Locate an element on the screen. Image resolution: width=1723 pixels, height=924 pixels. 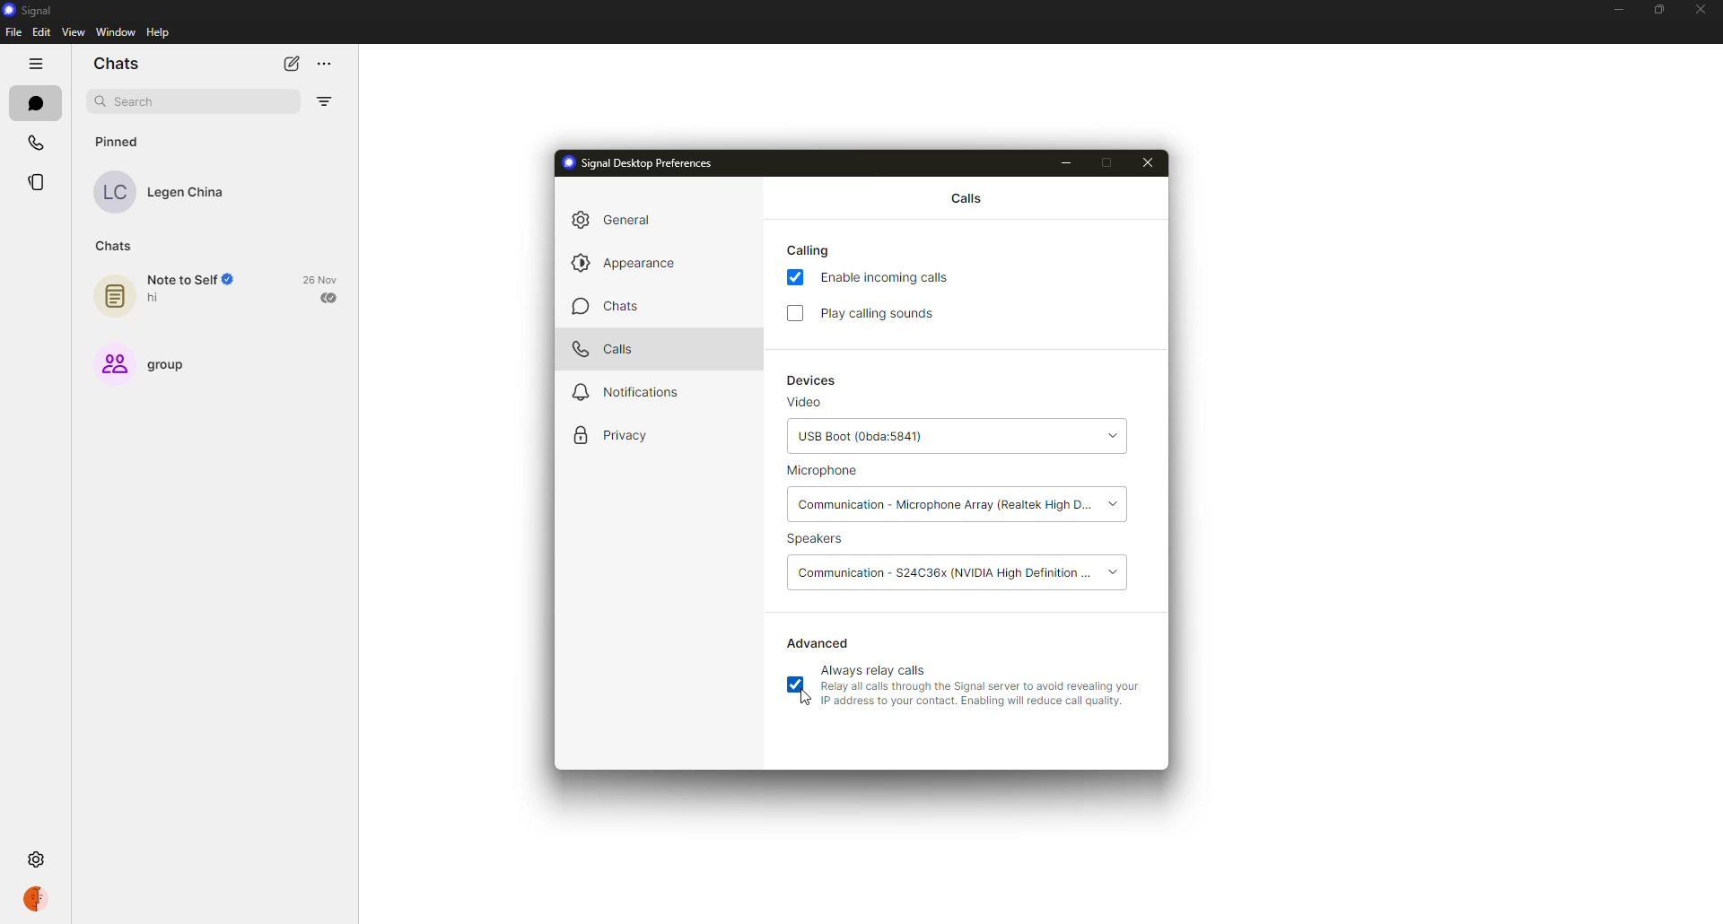
click to enable is located at coordinates (794, 685).